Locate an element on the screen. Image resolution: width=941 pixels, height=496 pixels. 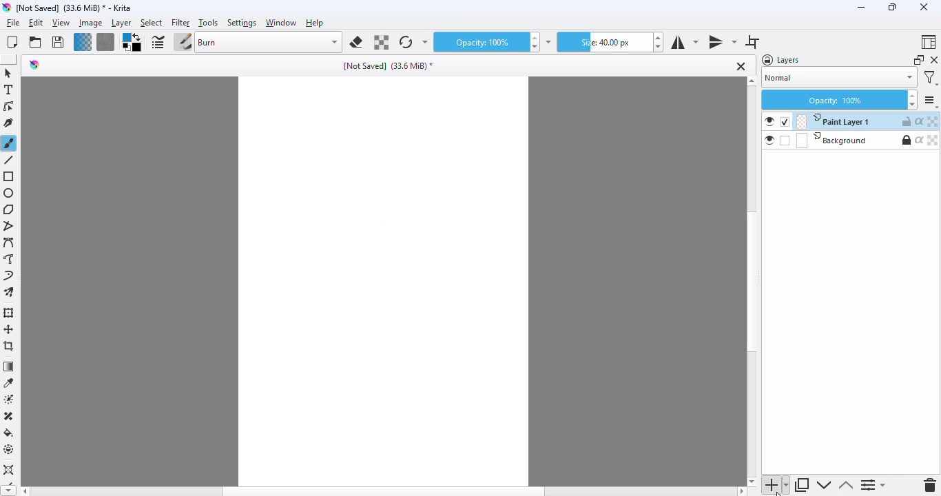
wrap around mode is located at coordinates (752, 42).